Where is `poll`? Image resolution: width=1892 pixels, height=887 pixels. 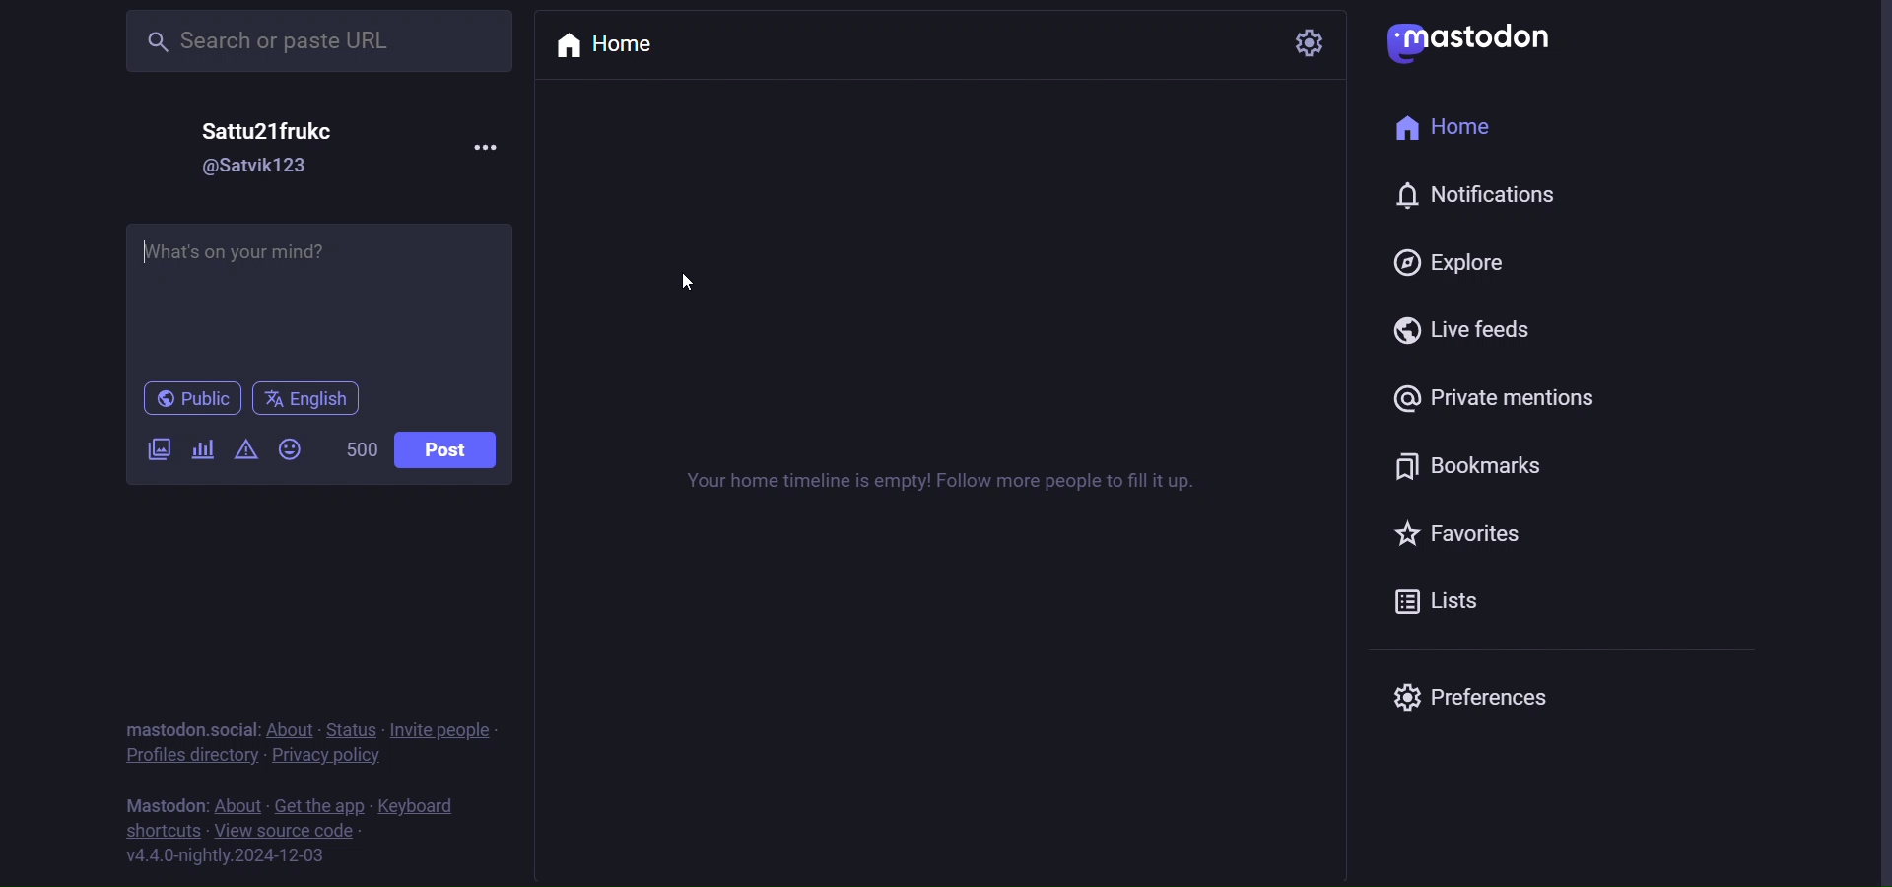
poll is located at coordinates (200, 449).